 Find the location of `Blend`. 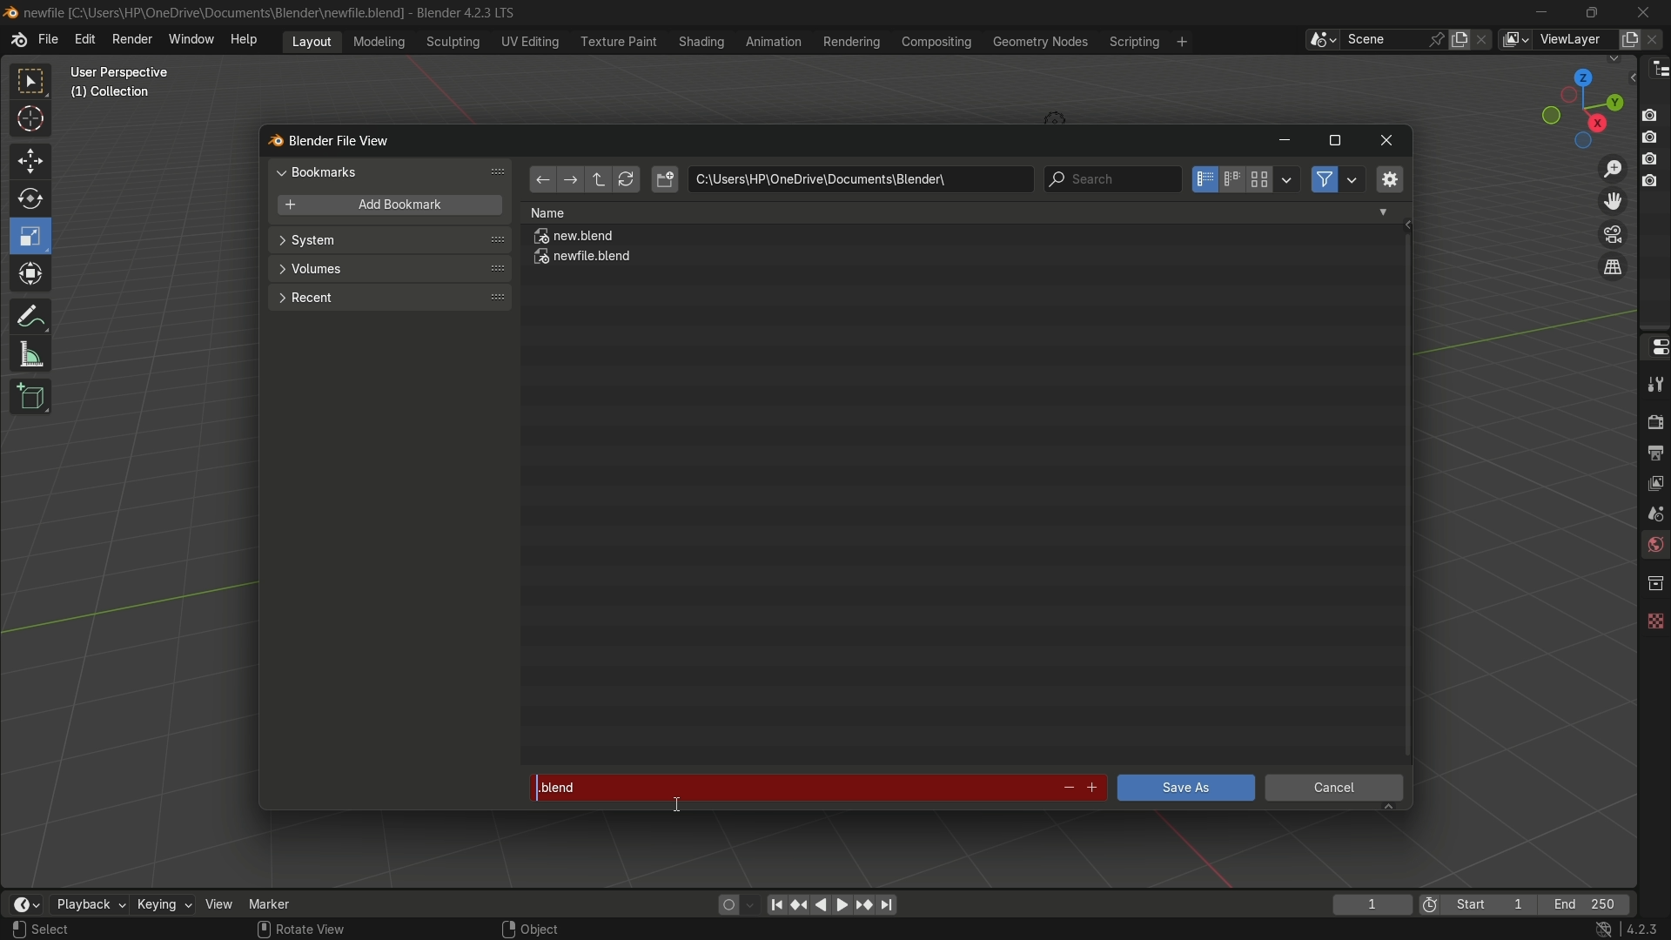

Blend is located at coordinates (10, 11).